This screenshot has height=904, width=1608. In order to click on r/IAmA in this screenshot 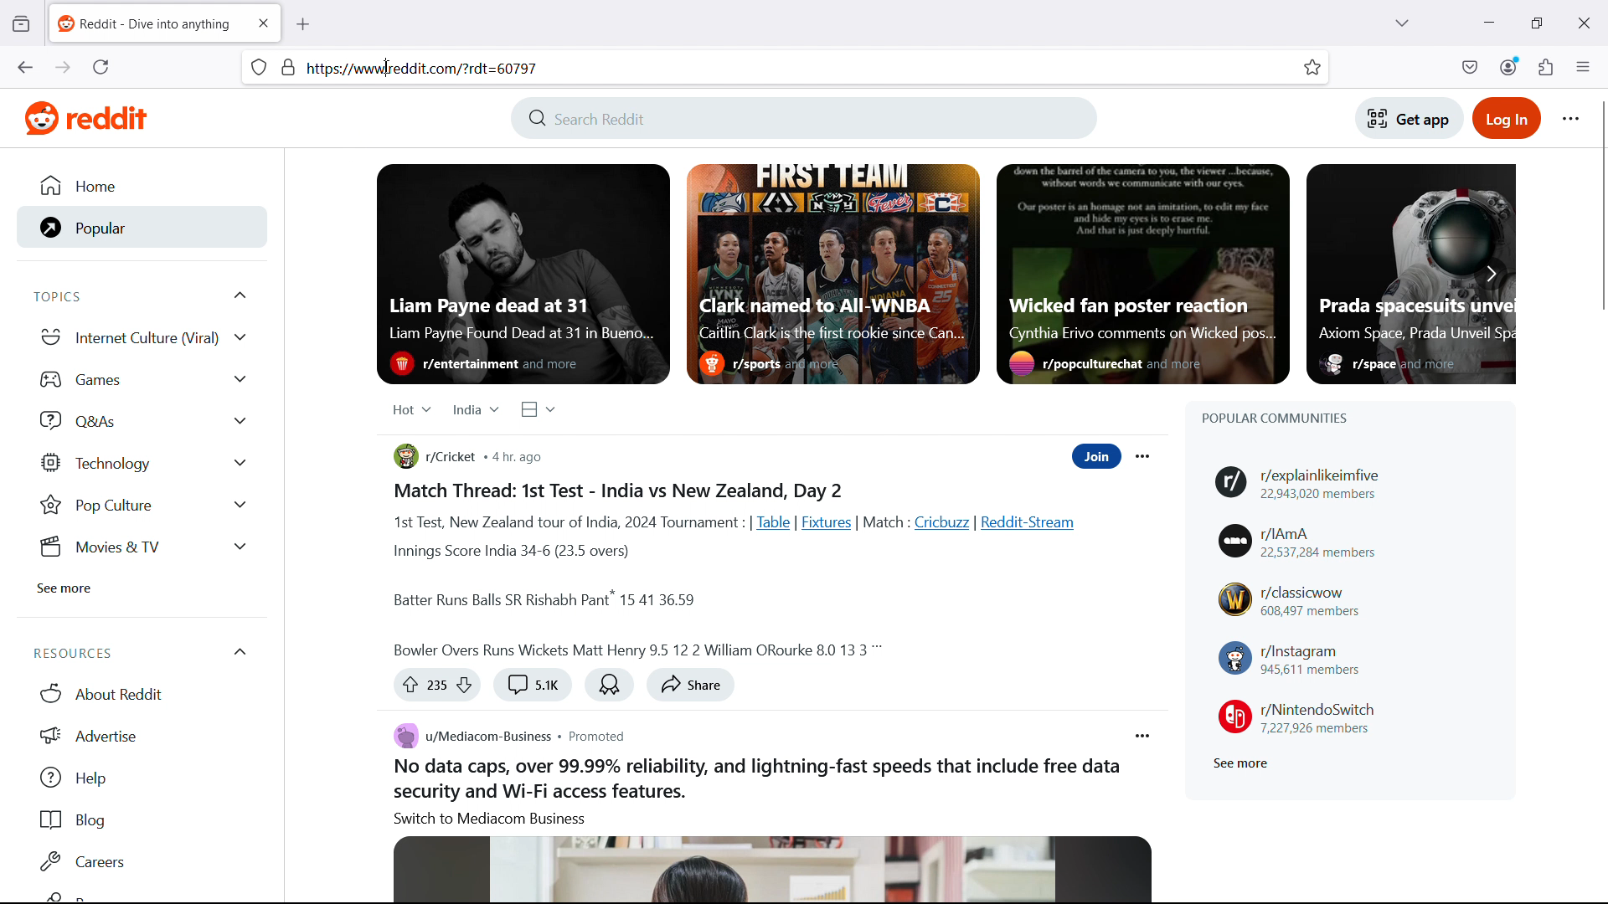, I will do `click(1299, 540)`.